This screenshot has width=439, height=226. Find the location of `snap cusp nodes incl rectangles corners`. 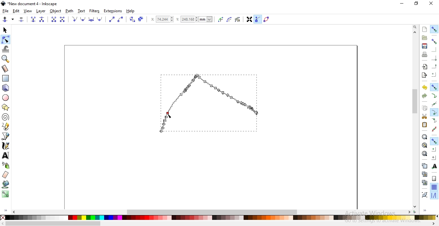

snap cusp nodes incl rectangles corners is located at coordinates (434, 112).